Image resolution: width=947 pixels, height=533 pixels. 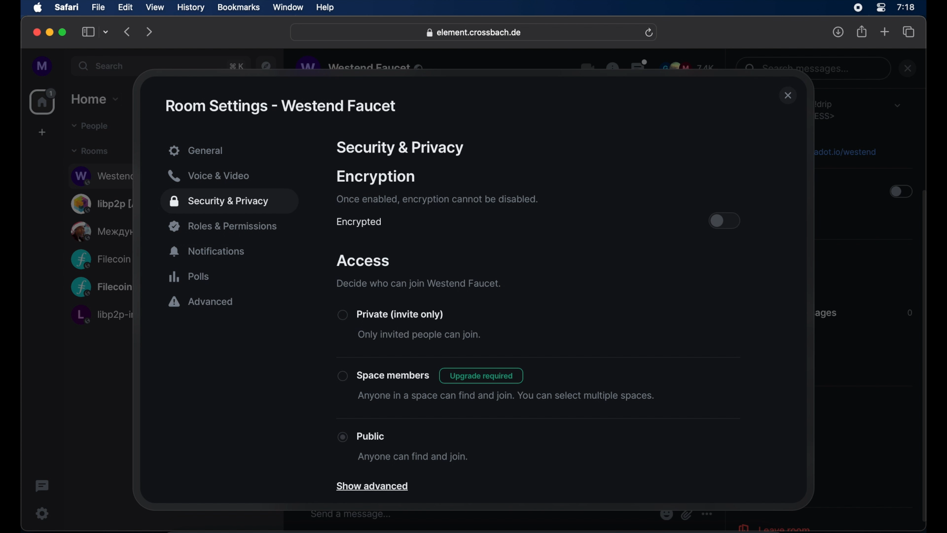 I want to click on downloads, so click(x=838, y=32).